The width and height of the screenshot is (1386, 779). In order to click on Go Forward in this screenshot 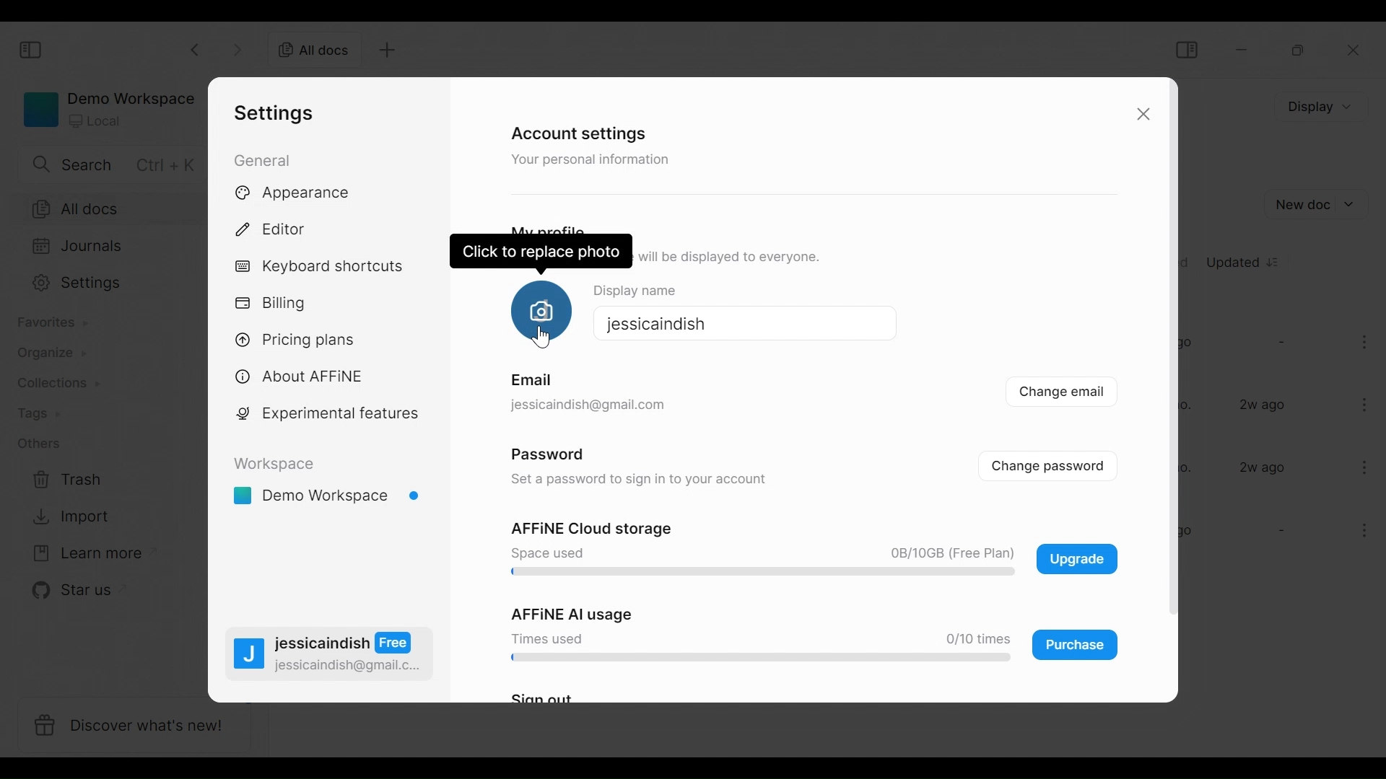, I will do `click(235, 50)`.